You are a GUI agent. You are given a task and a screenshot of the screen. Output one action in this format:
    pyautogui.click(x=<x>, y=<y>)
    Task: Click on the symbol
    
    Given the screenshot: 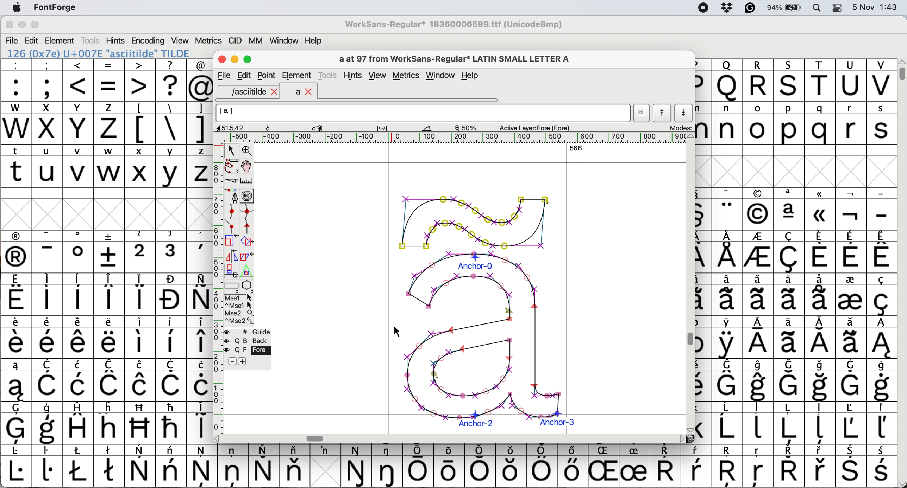 What is the action you would take?
    pyautogui.click(x=50, y=381)
    